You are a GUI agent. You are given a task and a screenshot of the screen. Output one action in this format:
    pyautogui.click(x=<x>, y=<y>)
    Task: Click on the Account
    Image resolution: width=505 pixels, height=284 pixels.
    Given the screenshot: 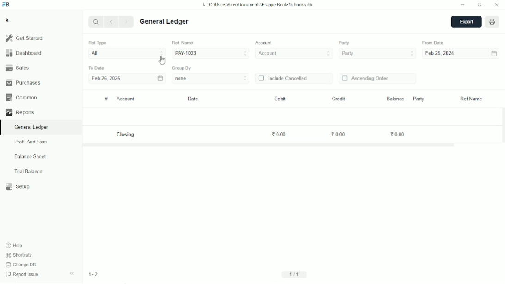 What is the action you would take?
    pyautogui.click(x=295, y=54)
    